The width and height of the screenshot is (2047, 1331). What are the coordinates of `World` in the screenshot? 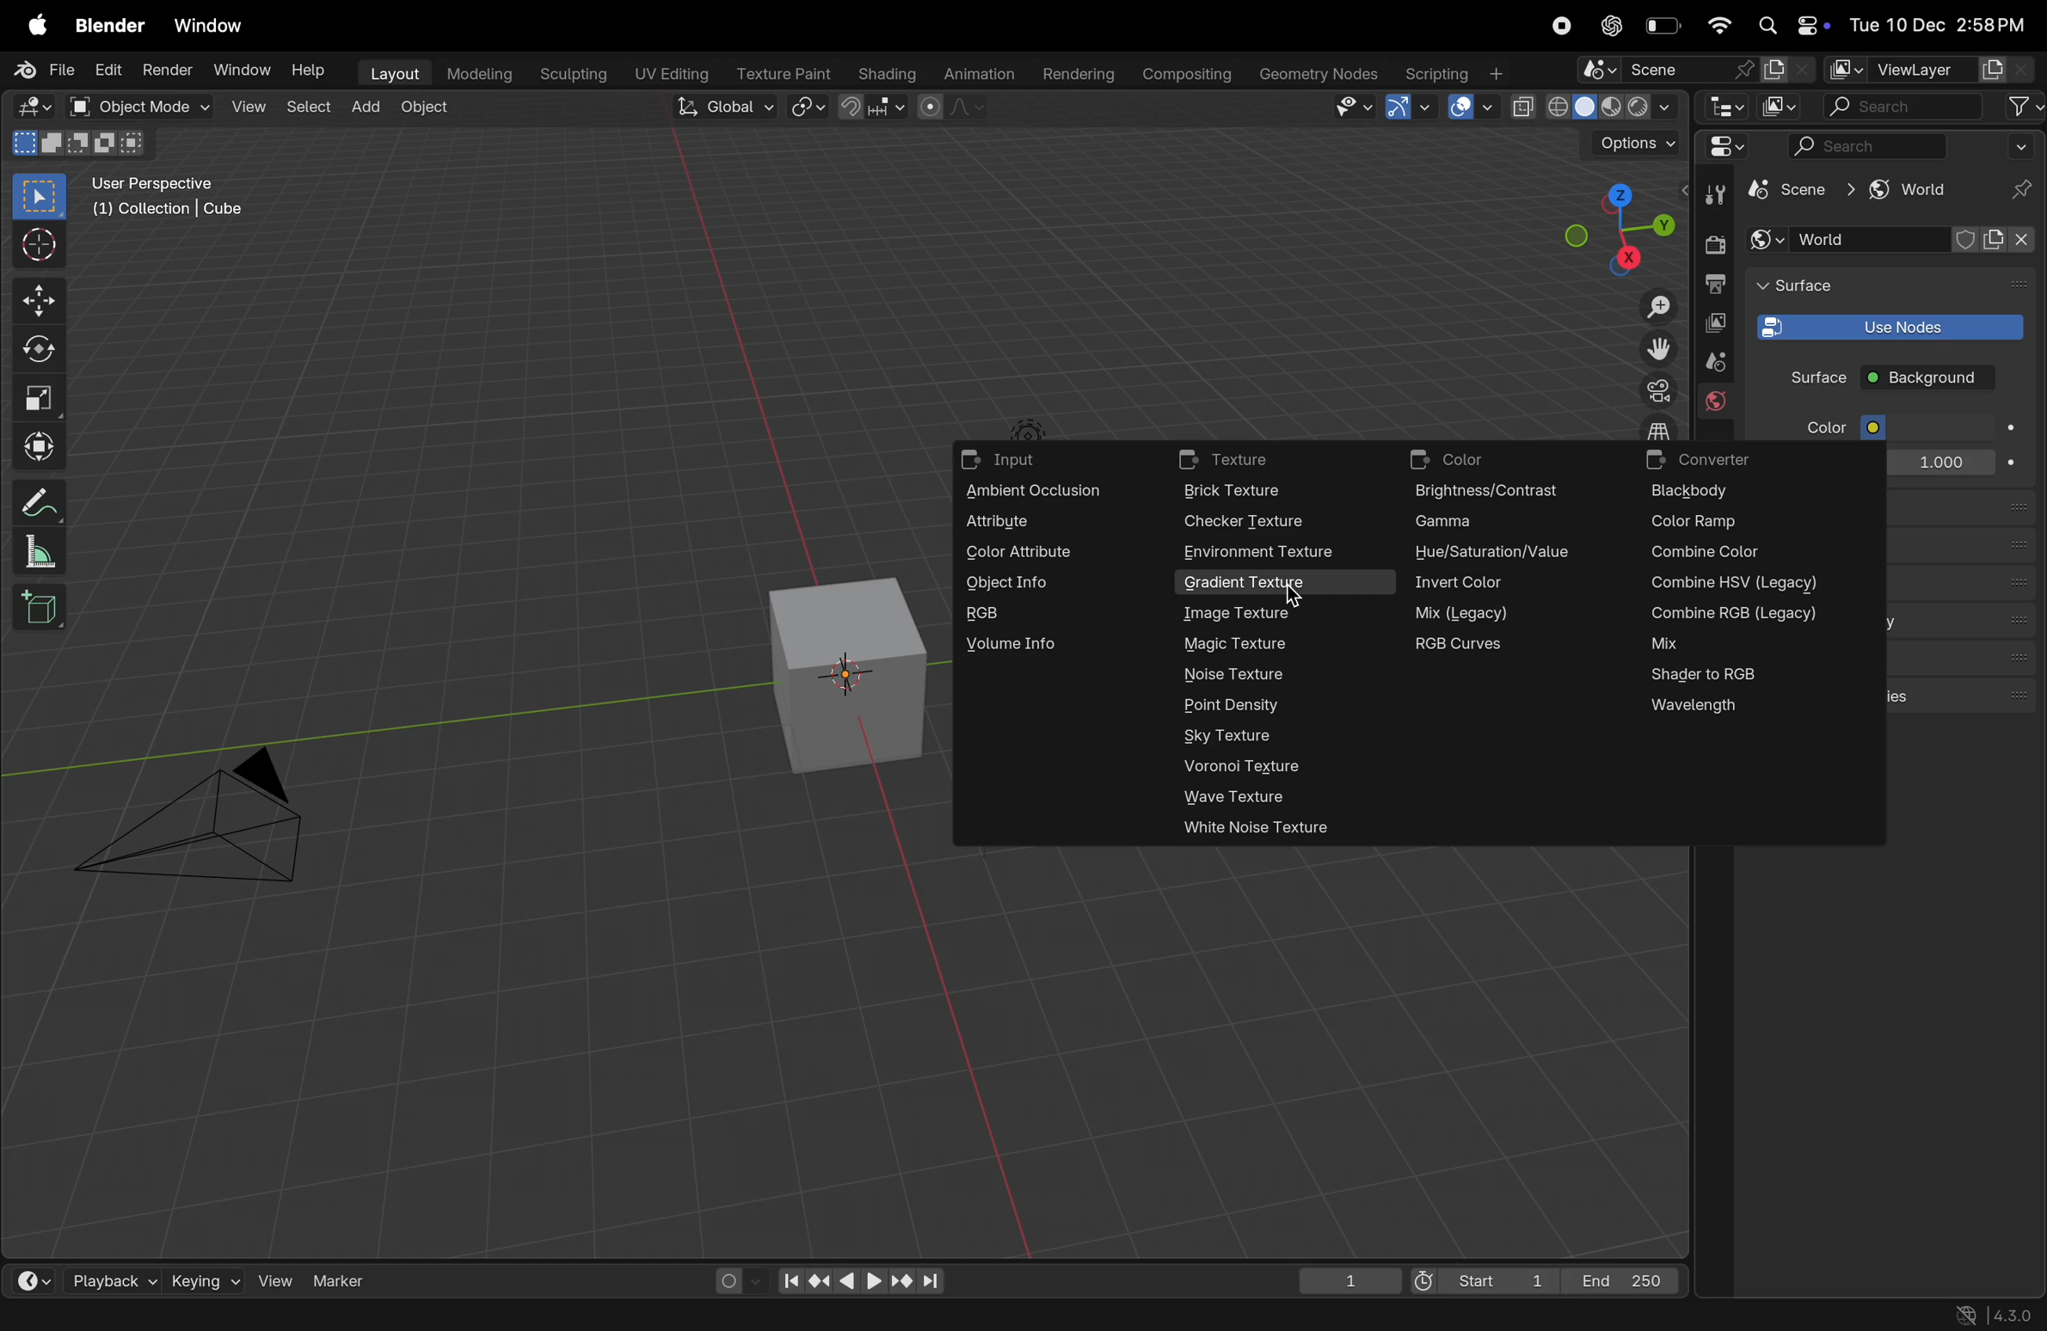 It's located at (1849, 240).